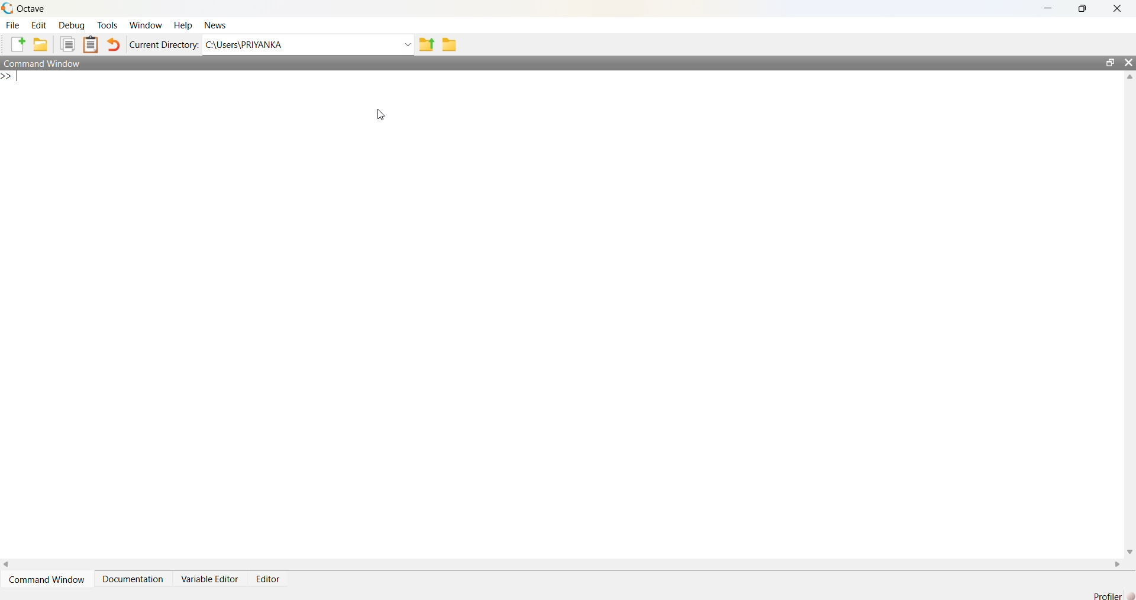 This screenshot has height=600, width=1136. What do you see at coordinates (219, 24) in the screenshot?
I see `News` at bounding box center [219, 24].